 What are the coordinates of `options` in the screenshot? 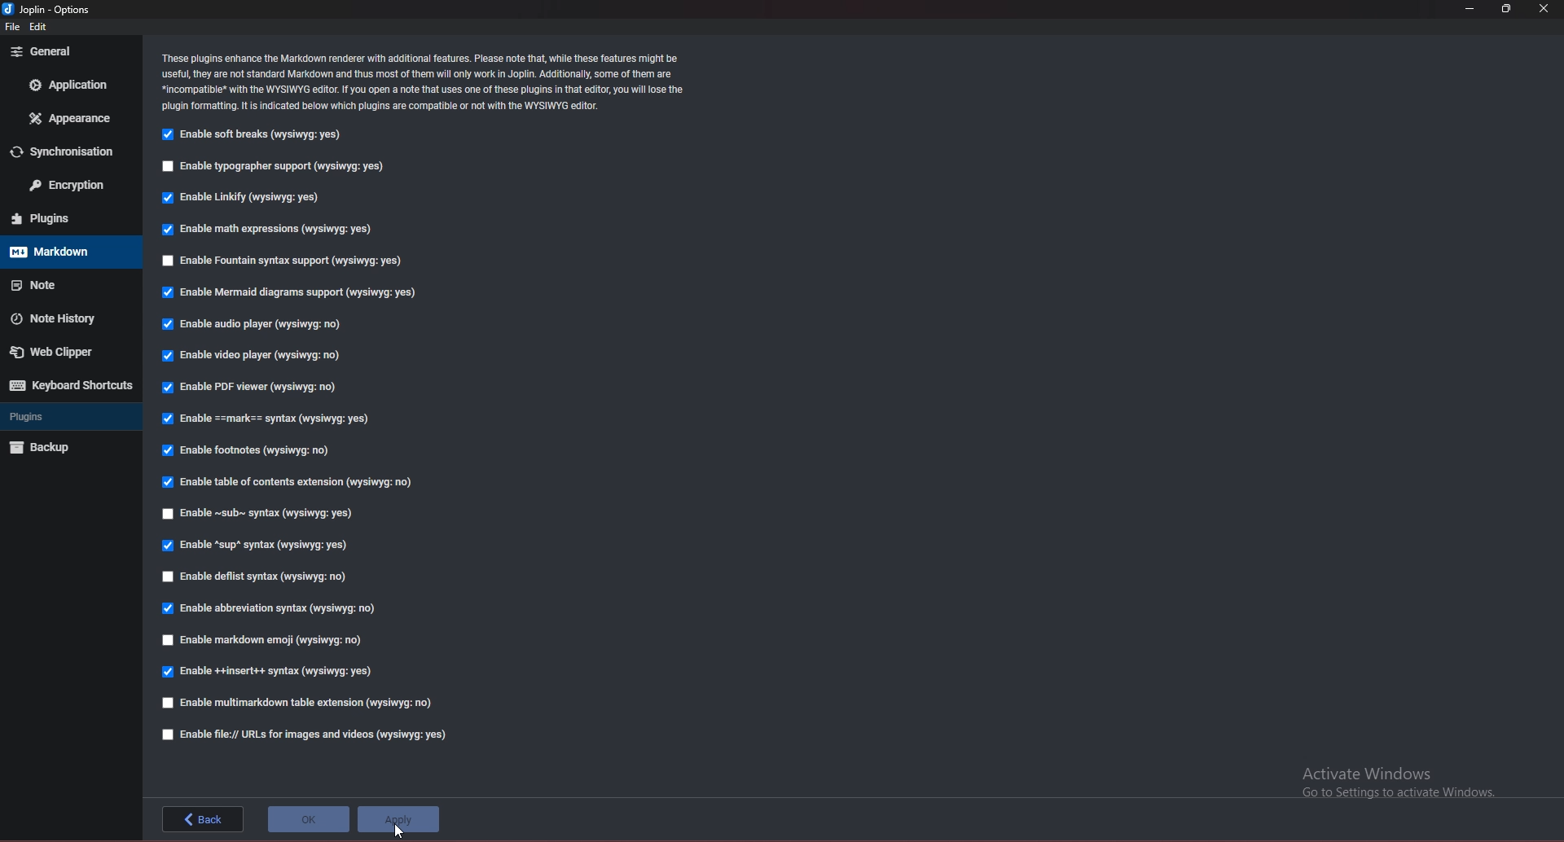 It's located at (47, 9).